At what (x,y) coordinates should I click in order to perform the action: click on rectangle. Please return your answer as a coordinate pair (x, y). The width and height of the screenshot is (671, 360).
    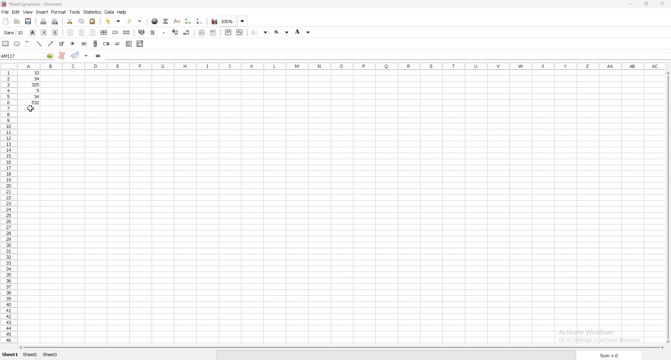
    Looking at the image, I should click on (6, 43).